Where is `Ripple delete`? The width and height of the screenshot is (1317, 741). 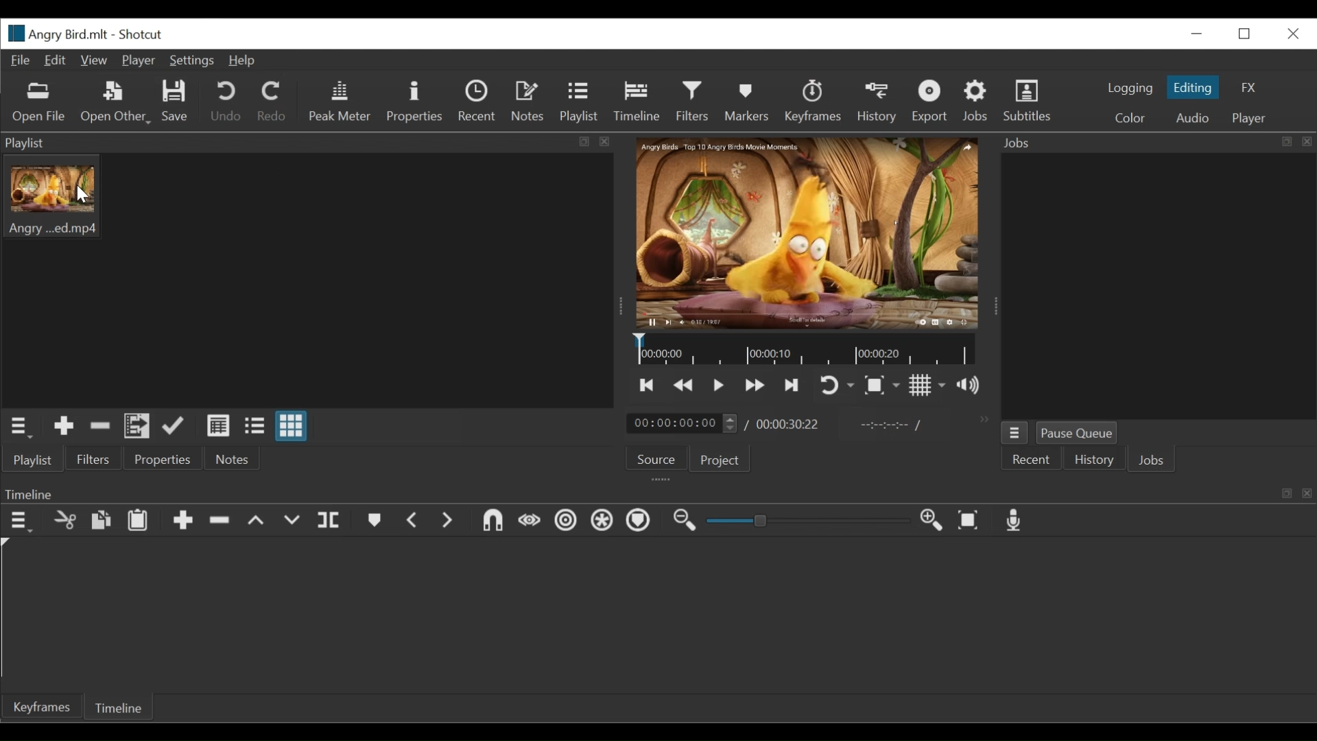
Ripple delete is located at coordinates (219, 521).